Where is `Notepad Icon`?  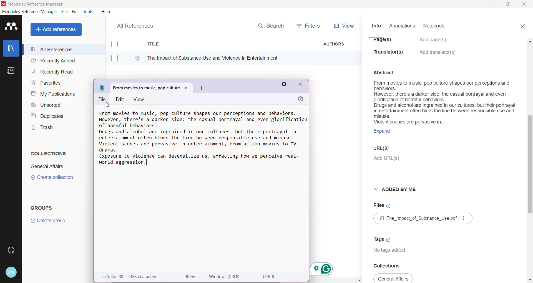 Notepad Icon is located at coordinates (102, 88).